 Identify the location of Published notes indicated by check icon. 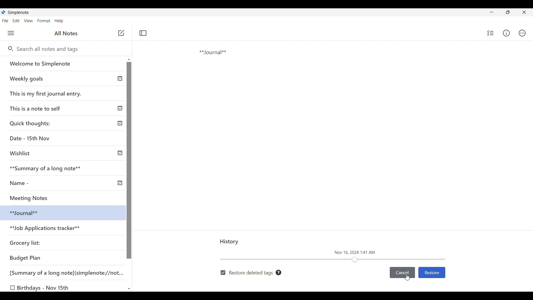
(120, 131).